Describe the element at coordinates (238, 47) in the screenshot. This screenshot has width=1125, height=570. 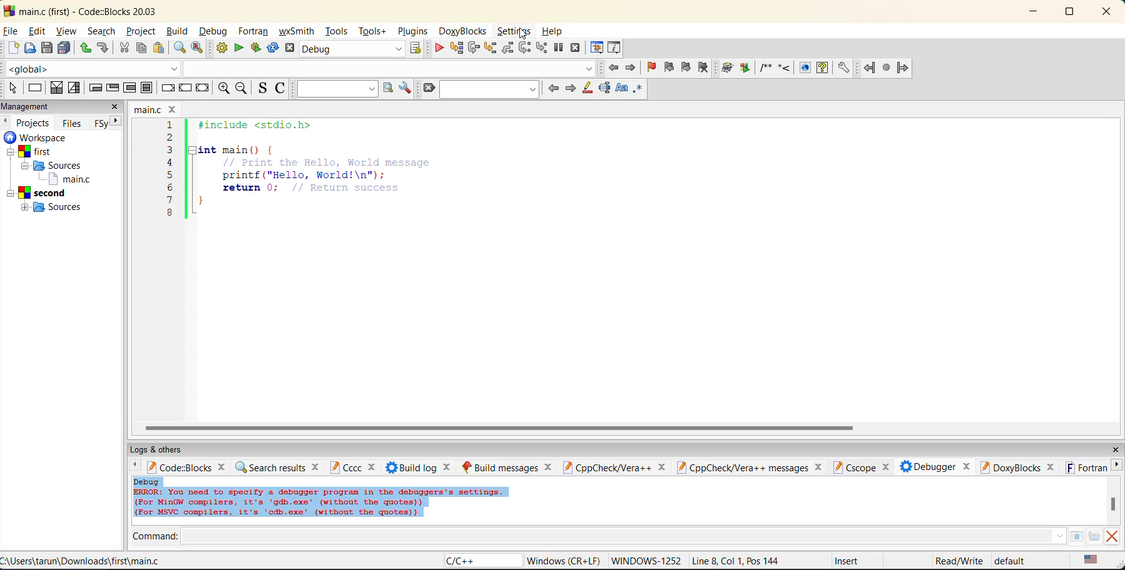
I see `run` at that location.